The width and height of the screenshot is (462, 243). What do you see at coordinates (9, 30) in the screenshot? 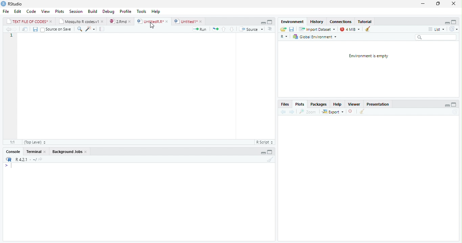
I see `go back to the previous source location` at bounding box center [9, 30].